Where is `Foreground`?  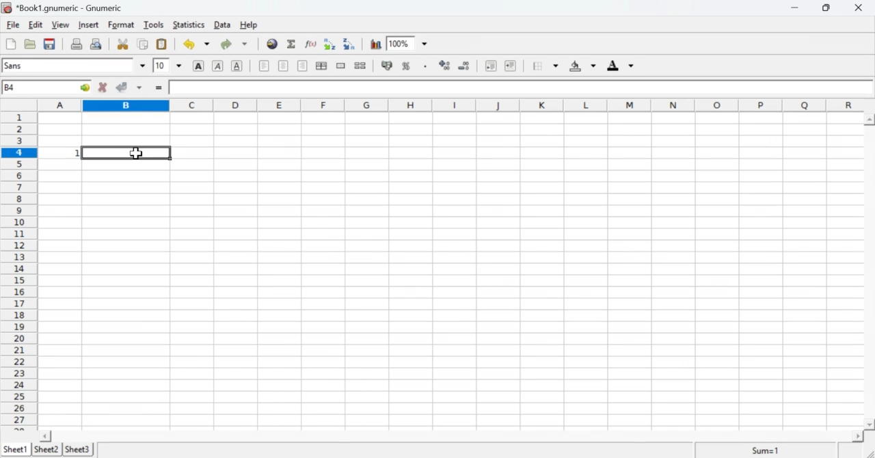
Foreground is located at coordinates (623, 66).